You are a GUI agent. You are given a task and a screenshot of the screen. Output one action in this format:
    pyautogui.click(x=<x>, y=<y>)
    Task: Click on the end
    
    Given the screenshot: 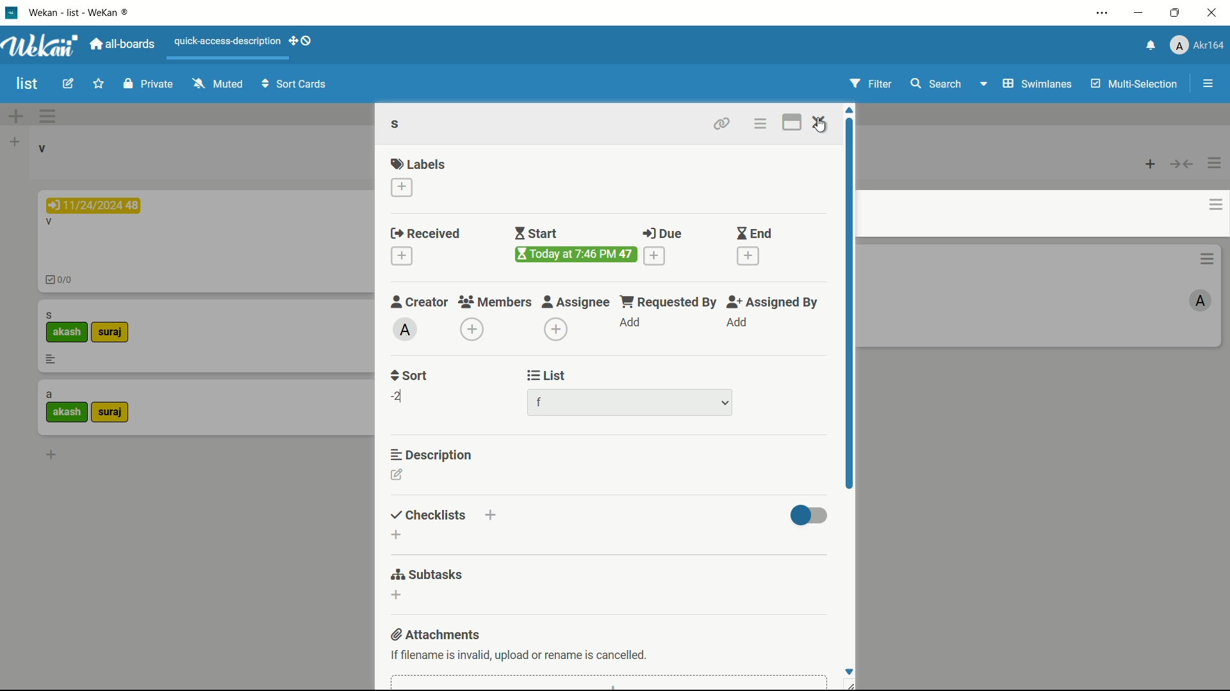 What is the action you would take?
    pyautogui.click(x=752, y=234)
    